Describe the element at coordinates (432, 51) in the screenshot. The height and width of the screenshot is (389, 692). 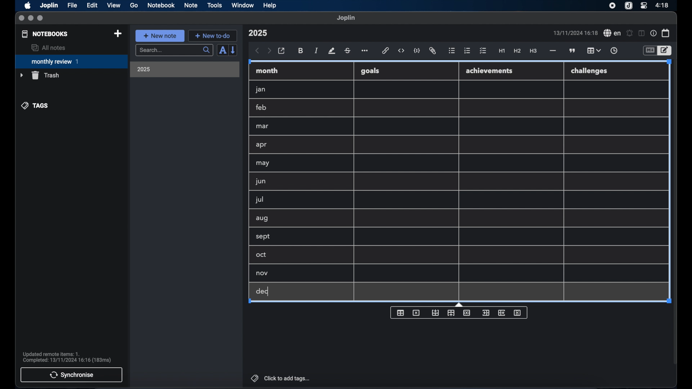
I see `attach file` at that location.